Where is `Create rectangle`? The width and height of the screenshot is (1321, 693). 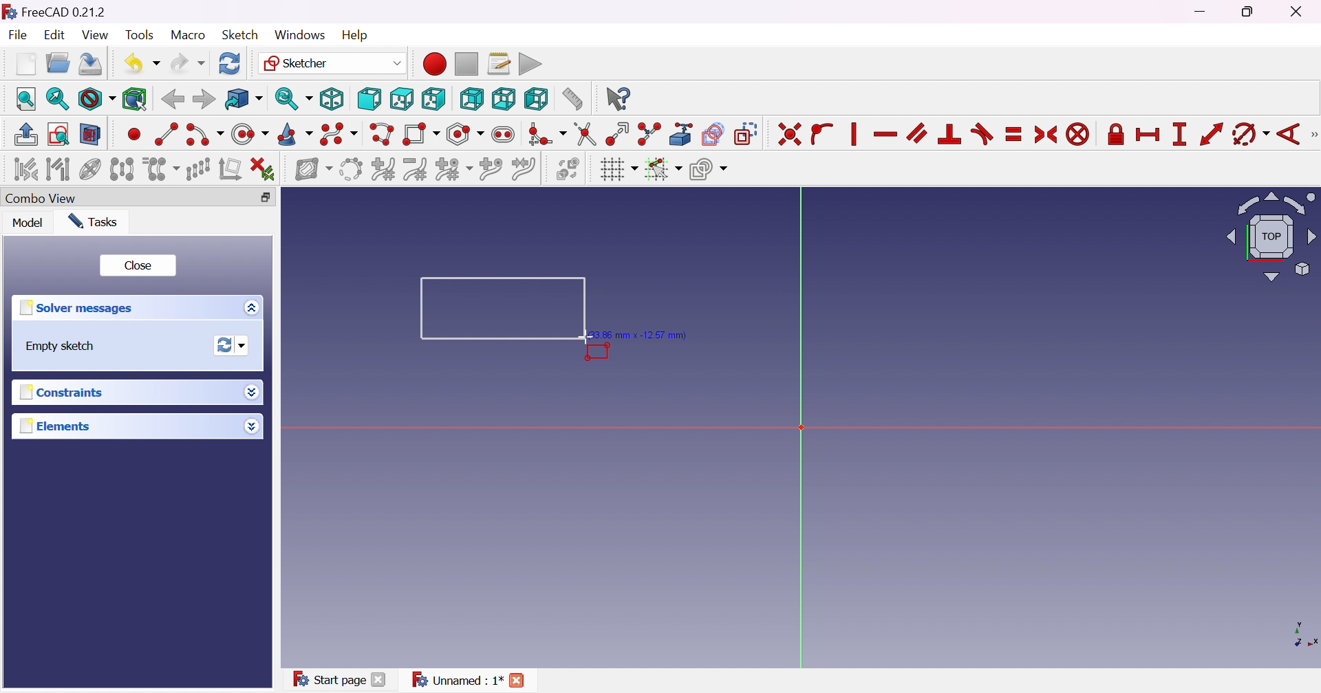
Create rectangle is located at coordinates (422, 135).